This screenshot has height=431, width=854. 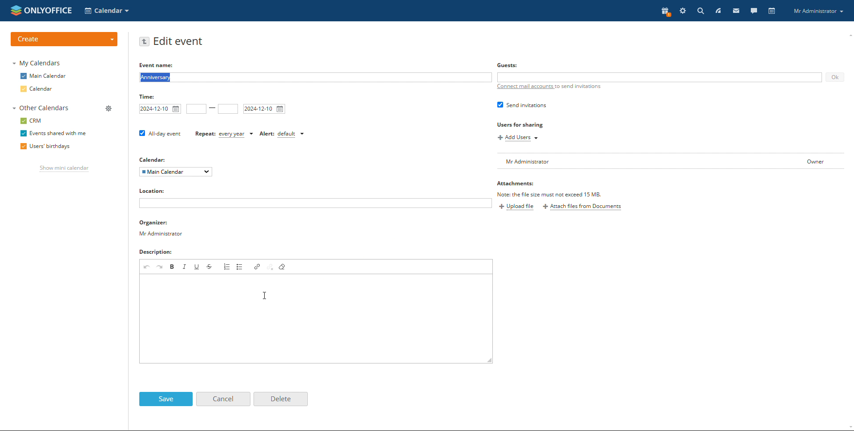 What do you see at coordinates (224, 135) in the screenshot?
I see `event repetition` at bounding box center [224, 135].